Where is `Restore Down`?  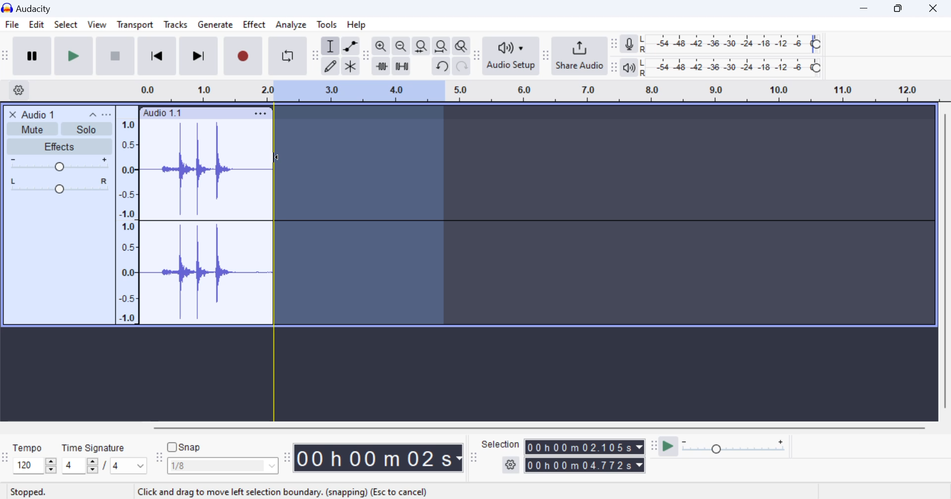 Restore Down is located at coordinates (865, 8).